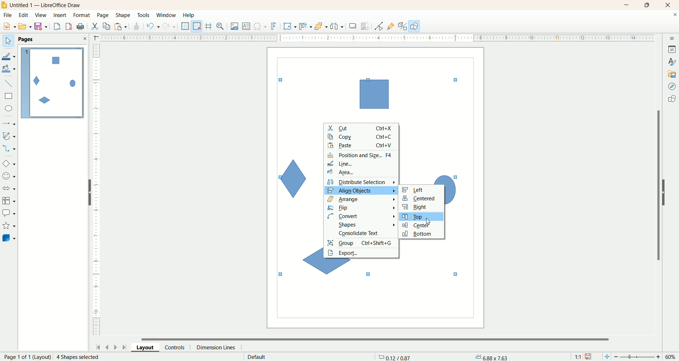 The width and height of the screenshot is (679, 361). I want to click on lines and arrows, so click(10, 124).